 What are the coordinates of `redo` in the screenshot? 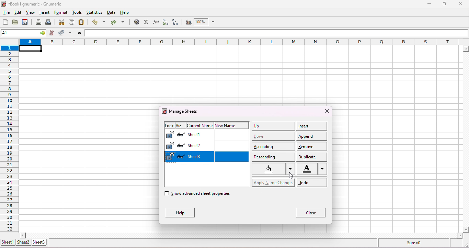 It's located at (117, 21).